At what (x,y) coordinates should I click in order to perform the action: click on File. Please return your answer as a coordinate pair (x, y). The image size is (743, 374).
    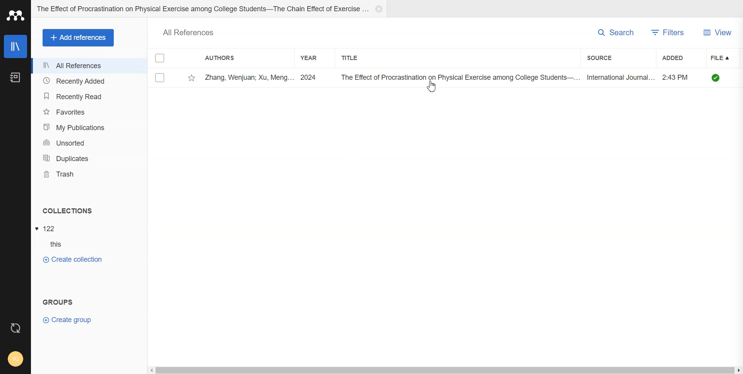
    Looking at the image, I should click on (725, 57).